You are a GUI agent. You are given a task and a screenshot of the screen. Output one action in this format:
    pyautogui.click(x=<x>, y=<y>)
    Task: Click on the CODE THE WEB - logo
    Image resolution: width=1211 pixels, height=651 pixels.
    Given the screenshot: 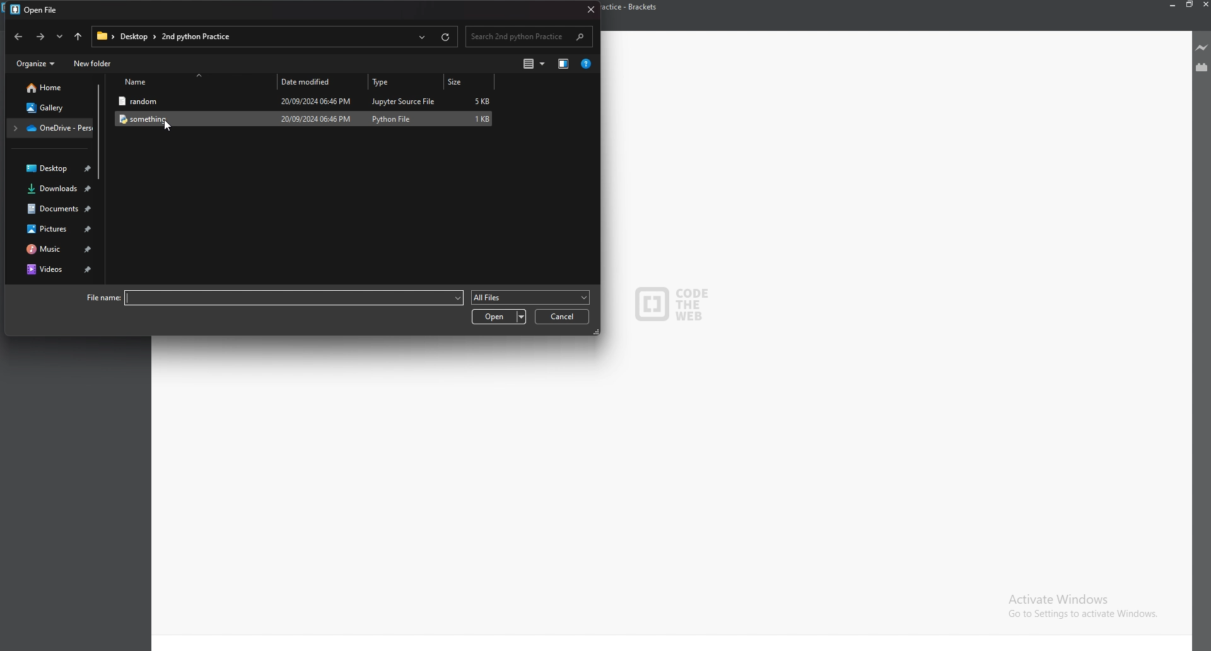 What is the action you would take?
    pyautogui.click(x=672, y=305)
    